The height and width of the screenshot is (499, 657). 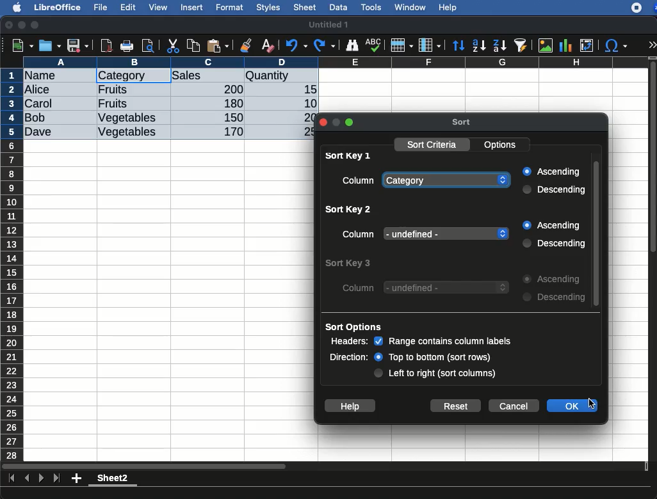 I want to click on copy, so click(x=195, y=45).